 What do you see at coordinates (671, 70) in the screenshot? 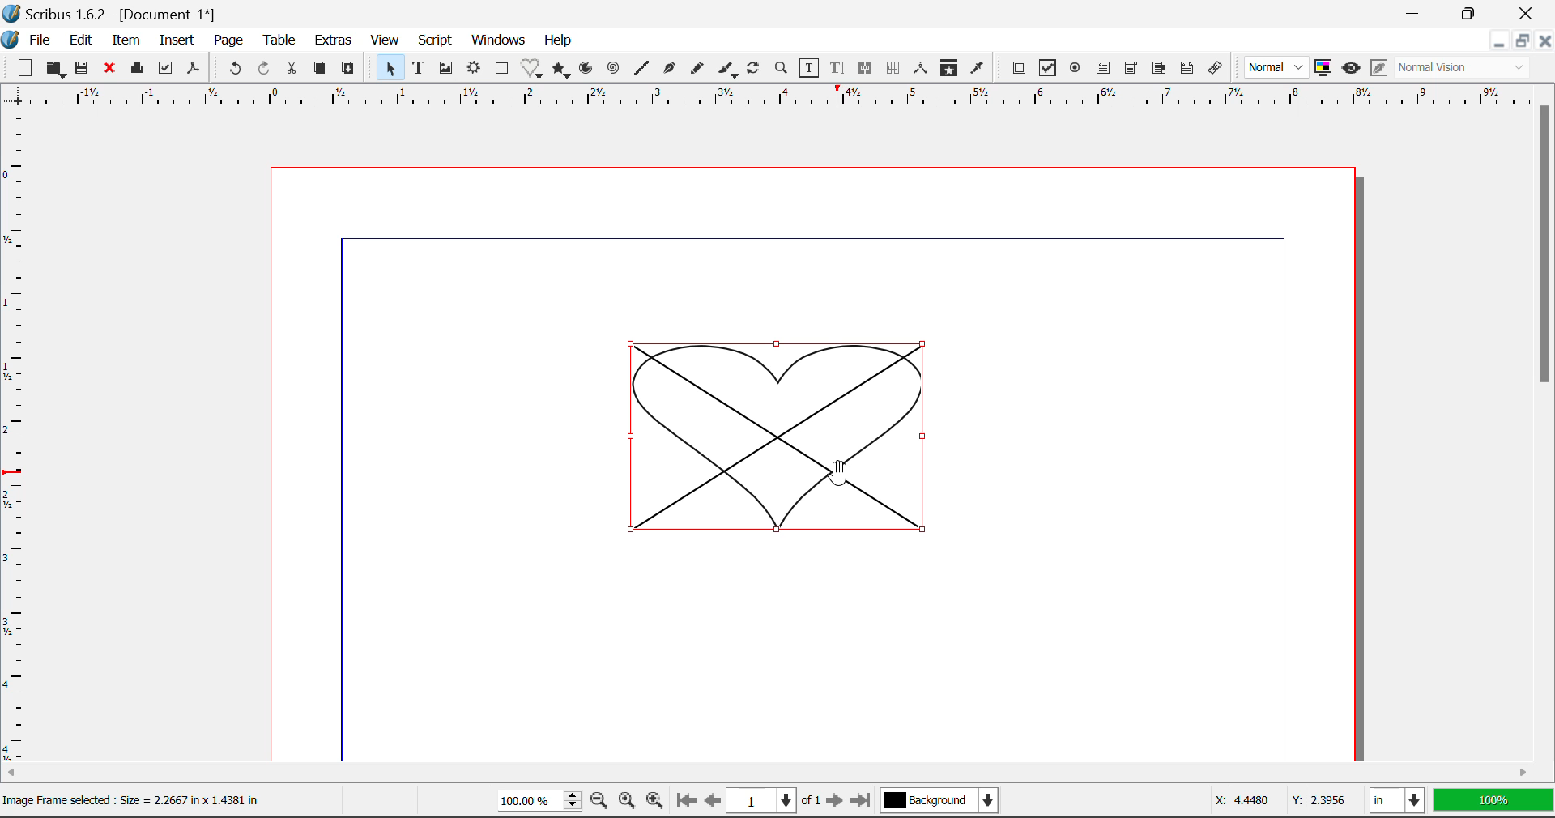
I see `Bezier Curve` at bounding box center [671, 70].